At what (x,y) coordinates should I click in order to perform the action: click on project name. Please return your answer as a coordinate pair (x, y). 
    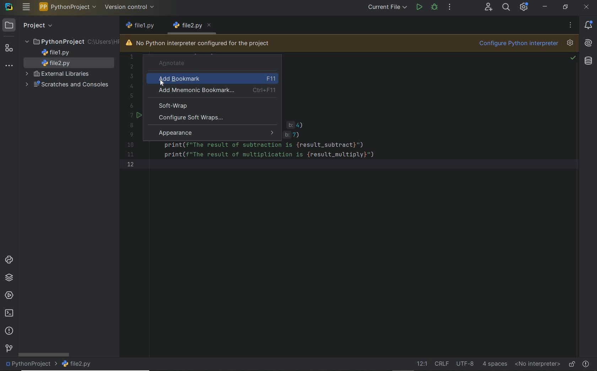
    Looking at the image, I should click on (69, 7).